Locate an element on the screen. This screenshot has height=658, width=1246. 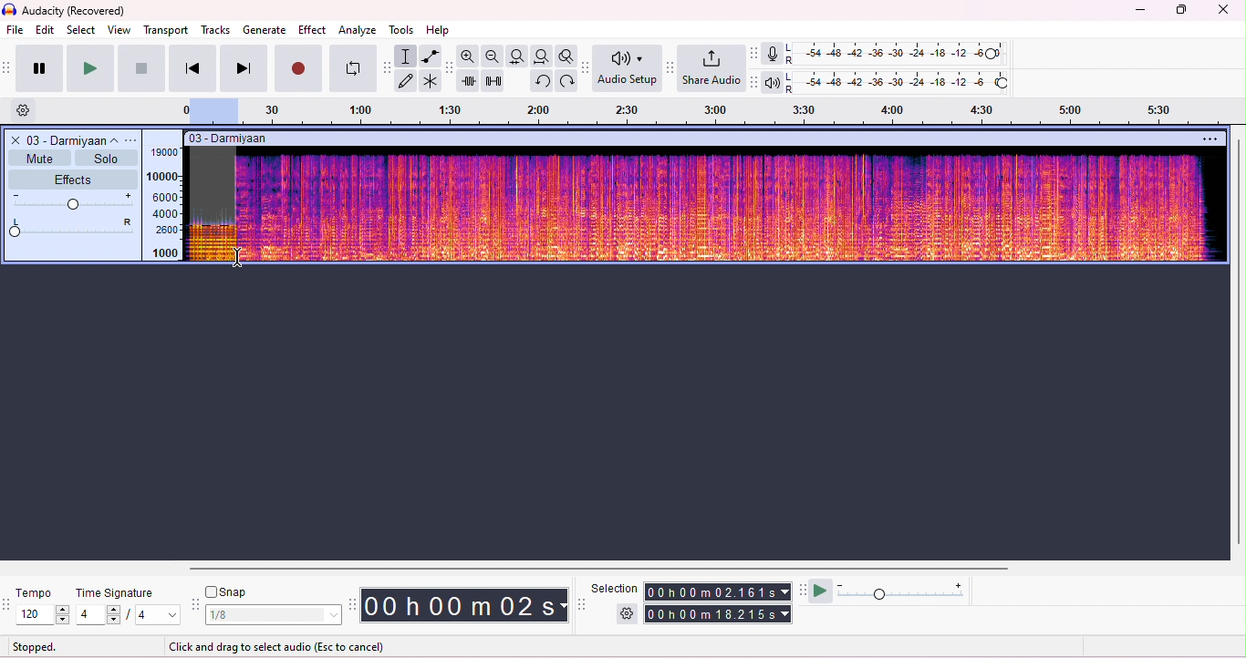
vertical scroll bar is located at coordinates (1238, 343).